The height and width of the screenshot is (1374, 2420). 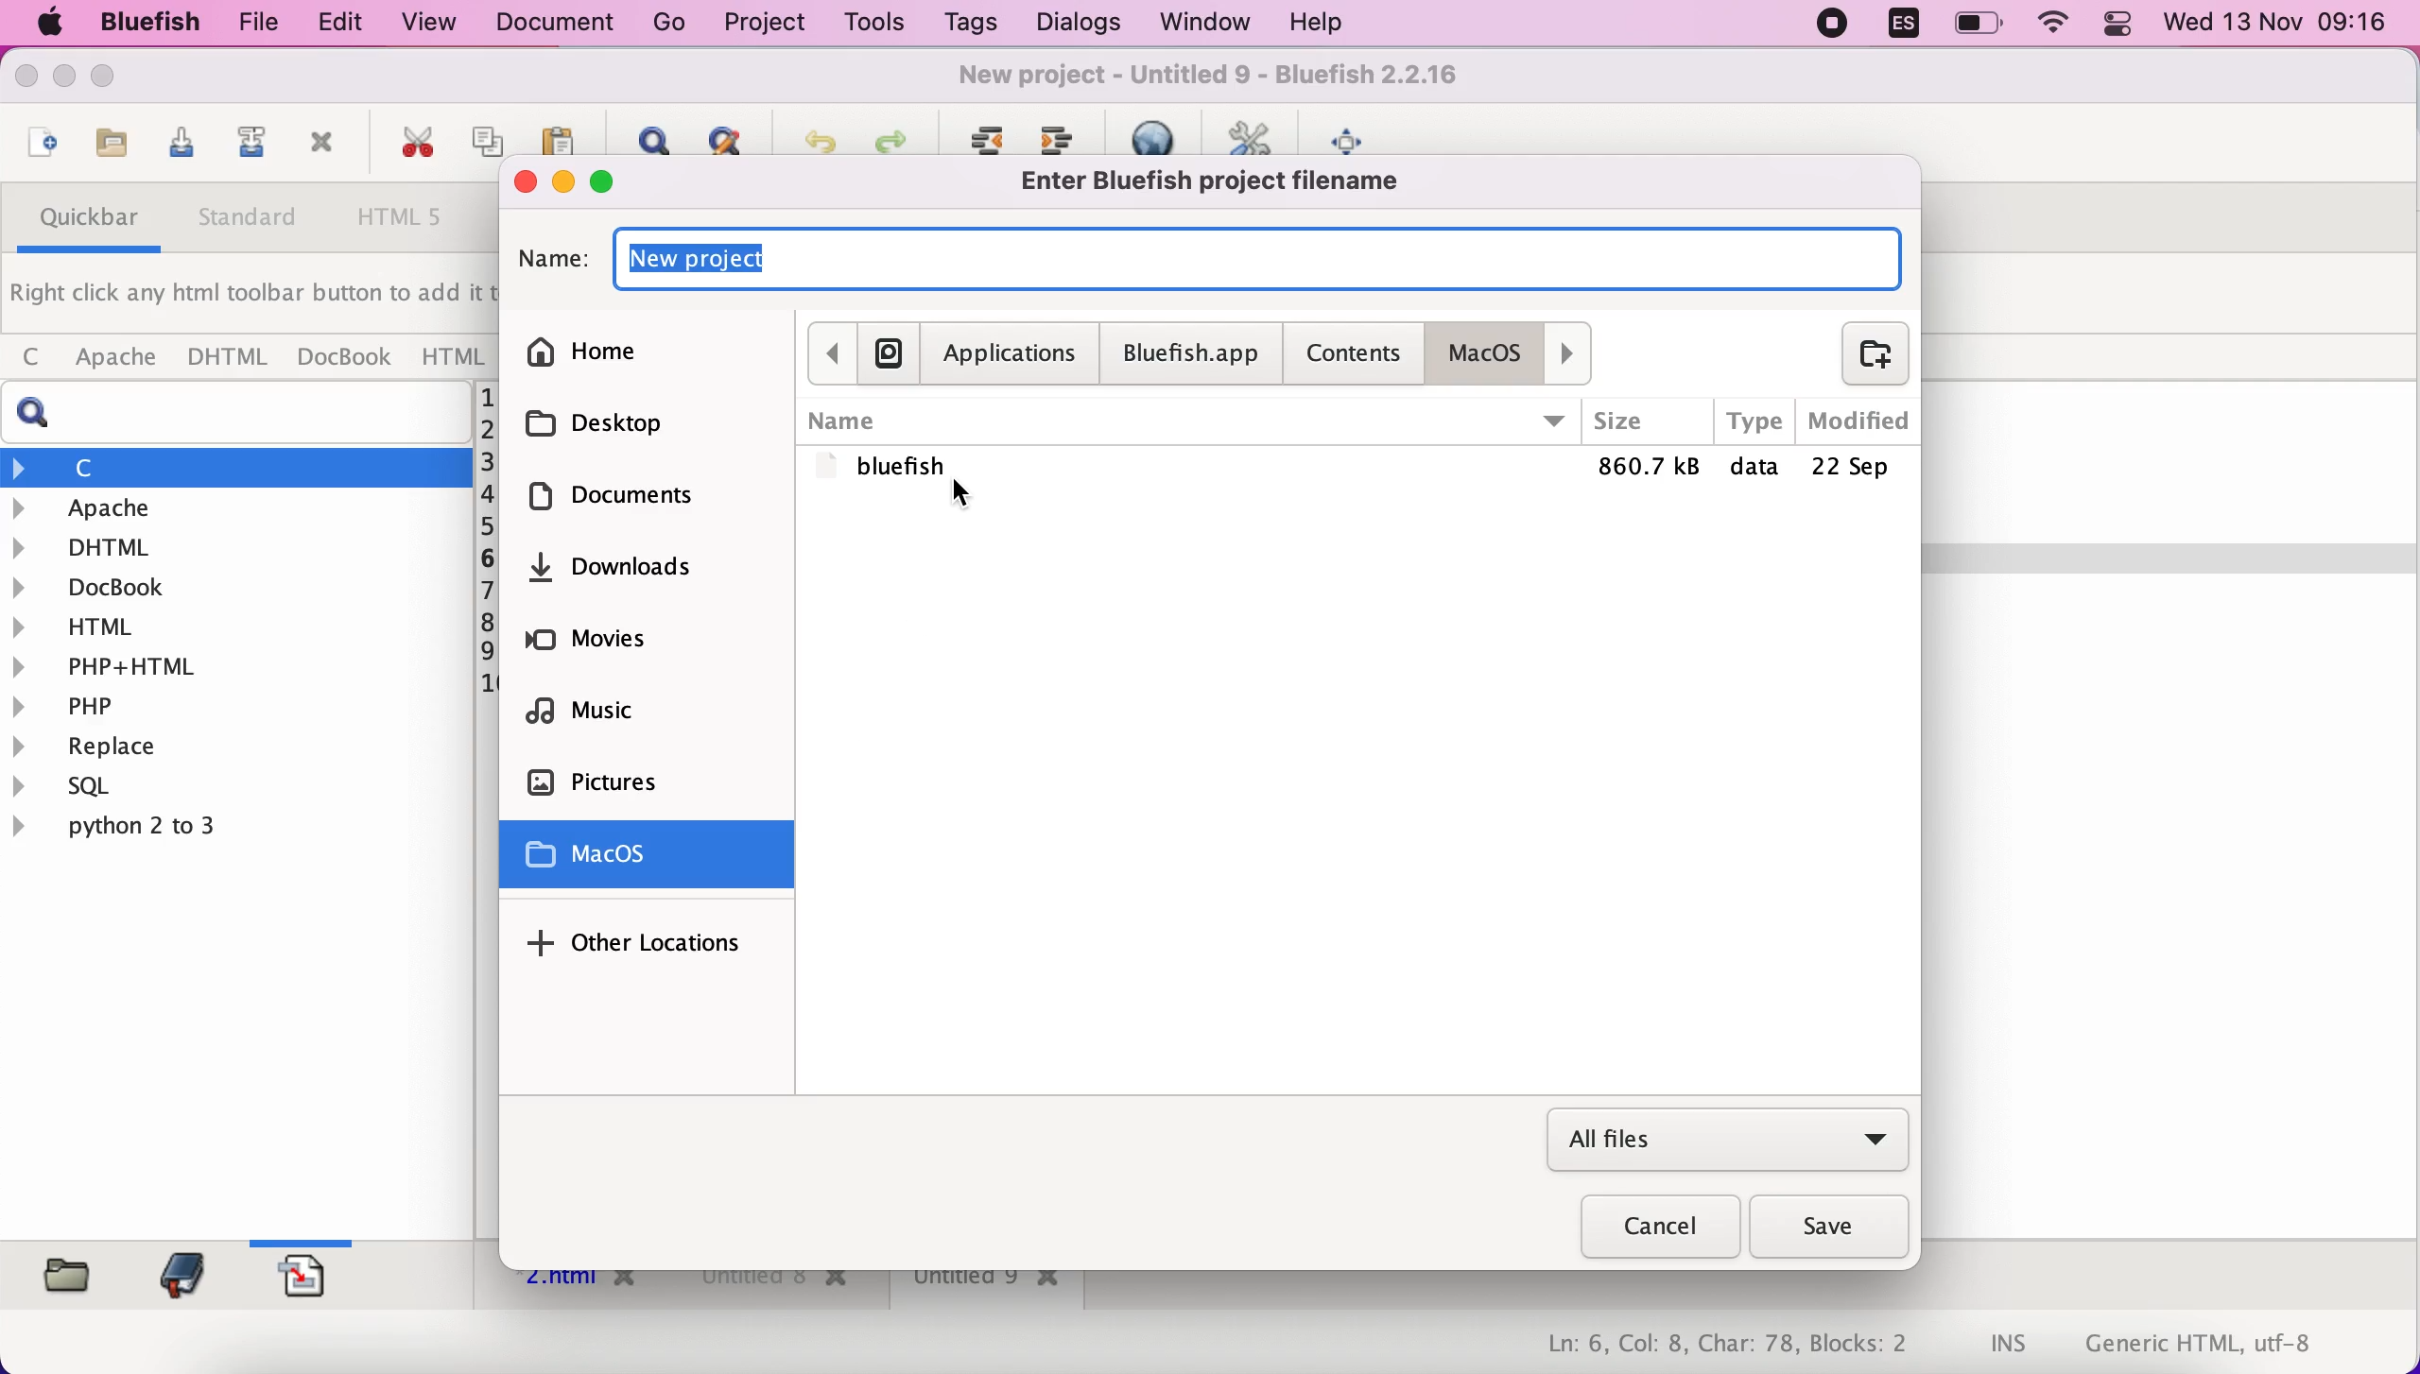 I want to click on edit, so click(x=331, y=23).